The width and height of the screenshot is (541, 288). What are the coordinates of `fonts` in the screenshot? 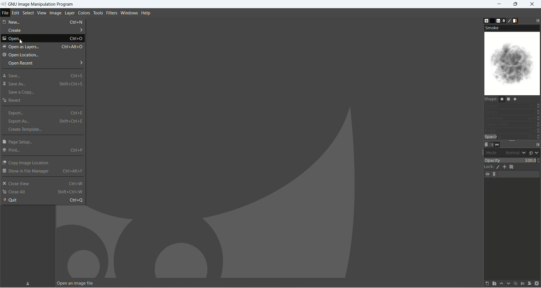 It's located at (498, 21).